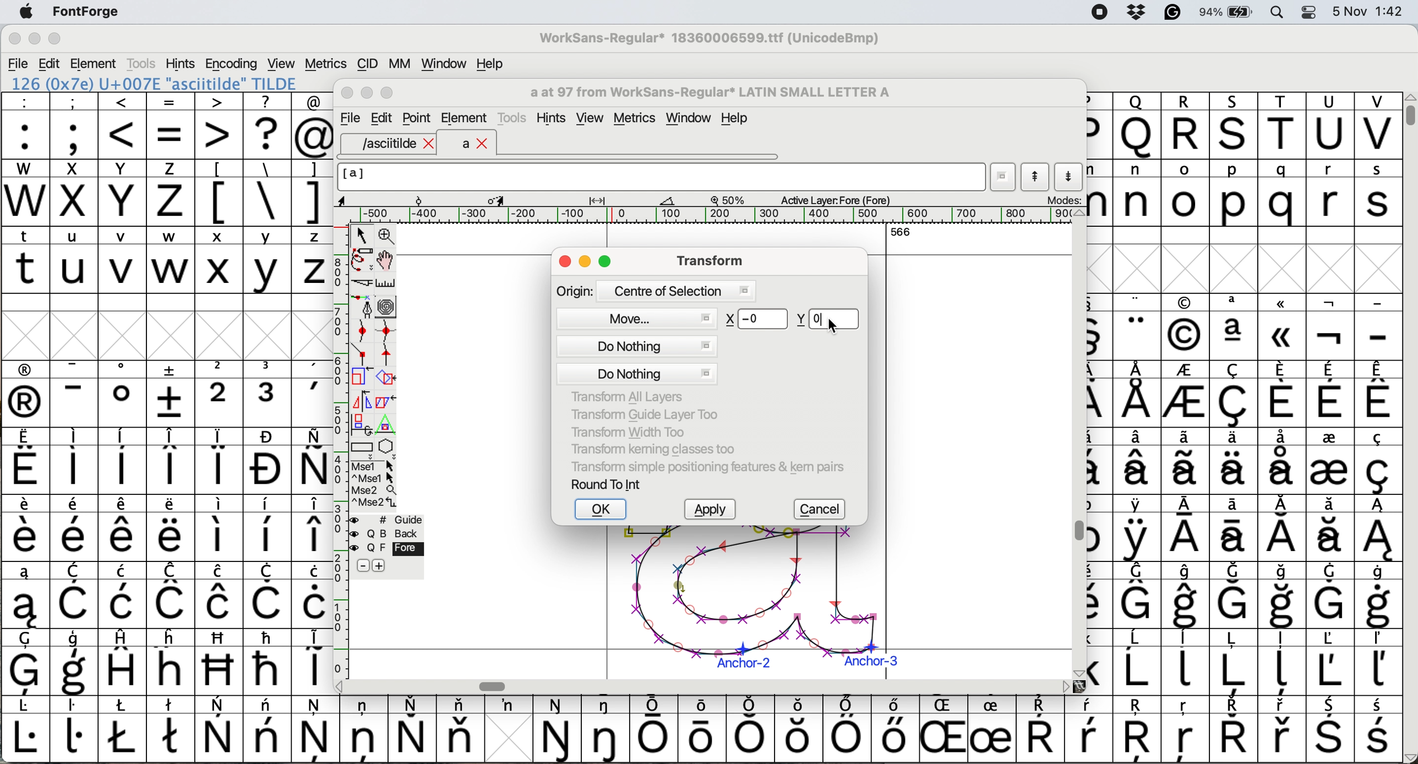 Image resolution: width=1418 pixels, height=764 pixels. What do you see at coordinates (589, 118) in the screenshot?
I see `view` at bounding box center [589, 118].